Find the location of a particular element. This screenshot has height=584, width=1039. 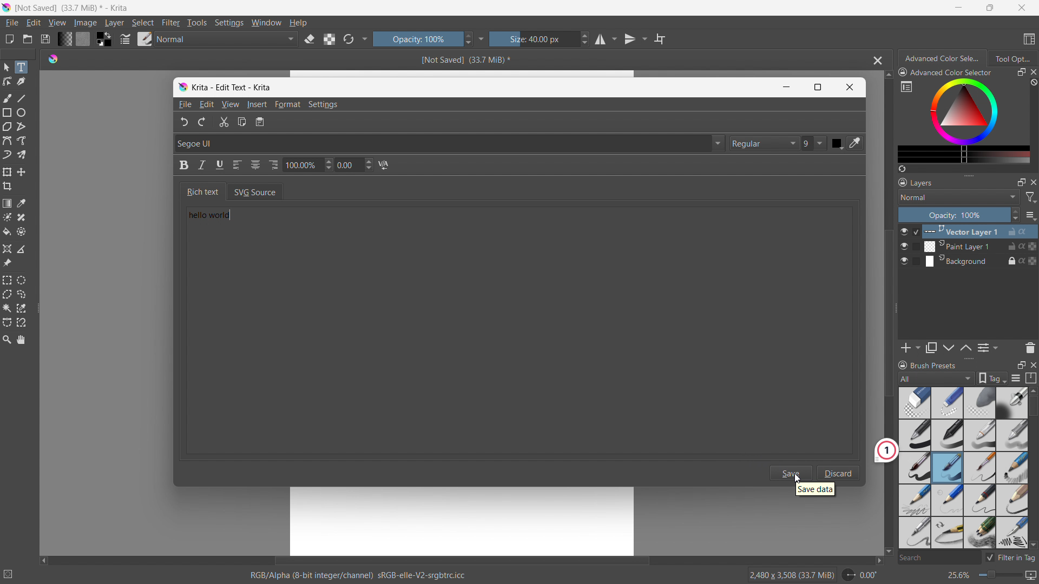

pencil is located at coordinates (980, 435).